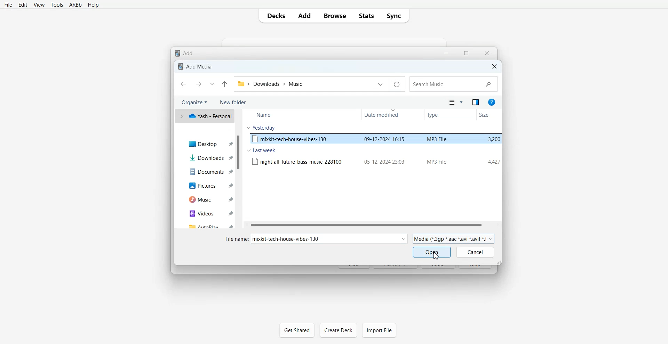 This screenshot has height=344, width=668. What do you see at coordinates (261, 128) in the screenshot?
I see `yesterday` at bounding box center [261, 128].